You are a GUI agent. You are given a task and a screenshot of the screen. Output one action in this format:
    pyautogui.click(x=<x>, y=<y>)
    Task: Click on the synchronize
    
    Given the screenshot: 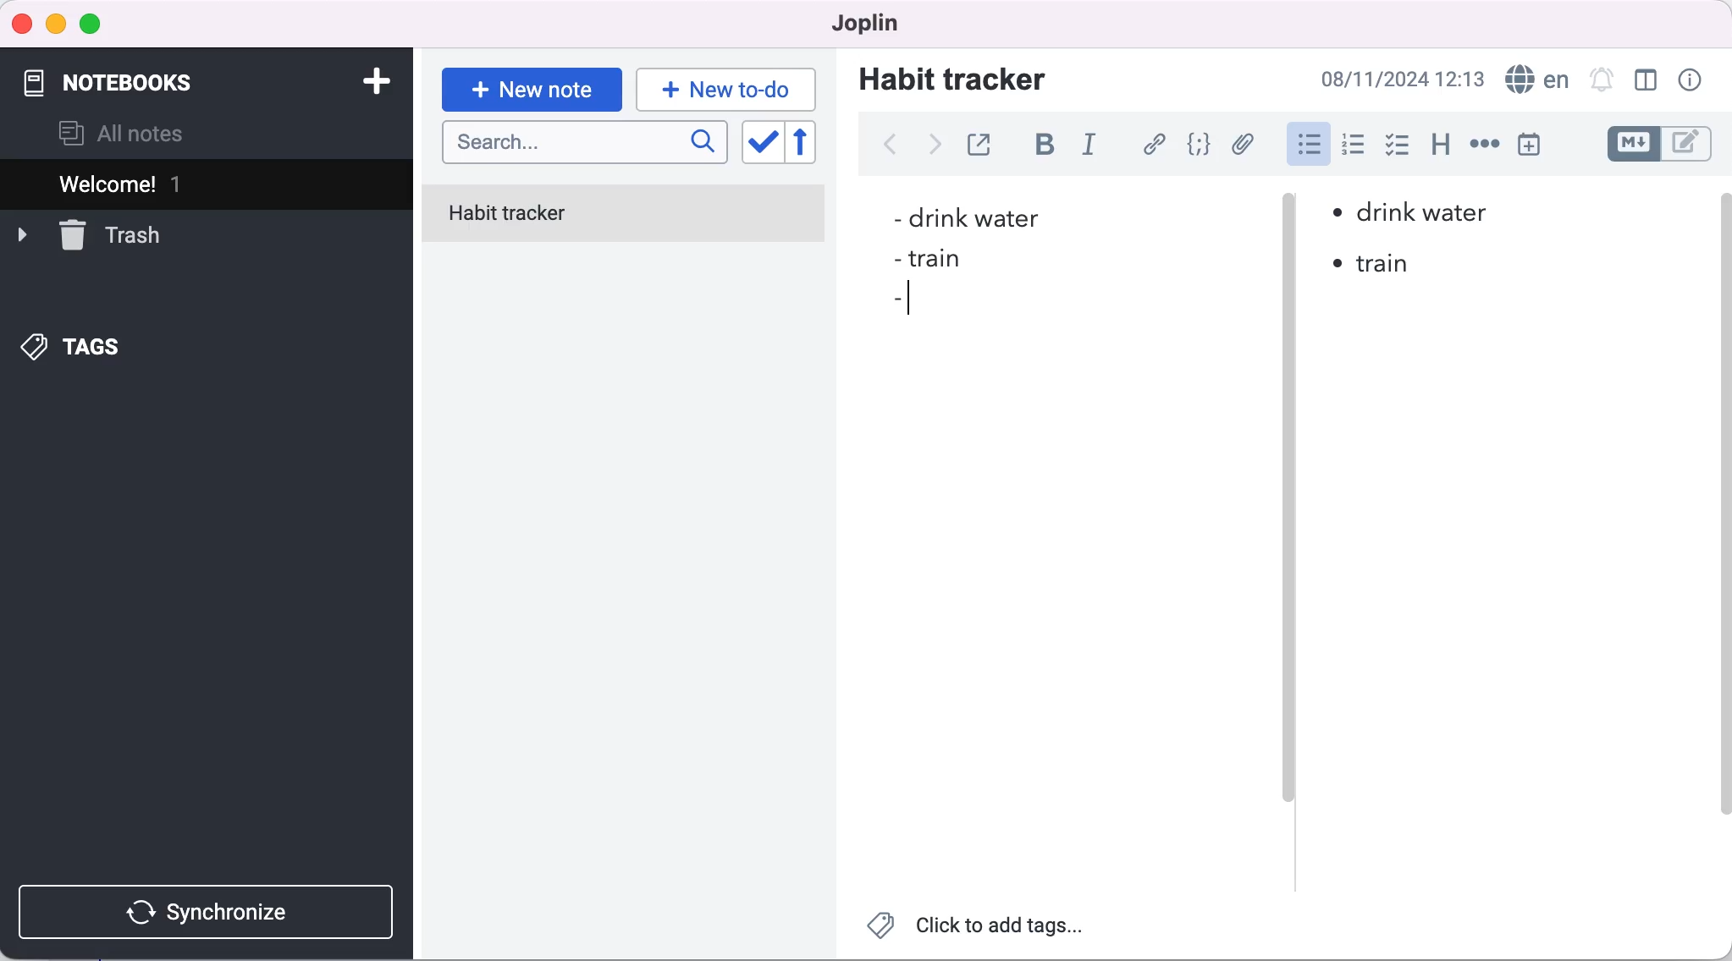 What is the action you would take?
    pyautogui.click(x=210, y=912)
    